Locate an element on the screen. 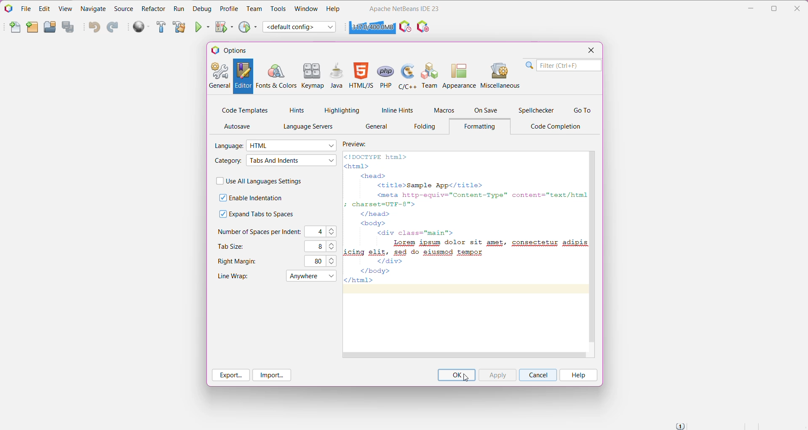 Image resolution: width=808 pixels, height=430 pixels. icing elit, sed do eiusmod tempor is located at coordinates (418, 252).